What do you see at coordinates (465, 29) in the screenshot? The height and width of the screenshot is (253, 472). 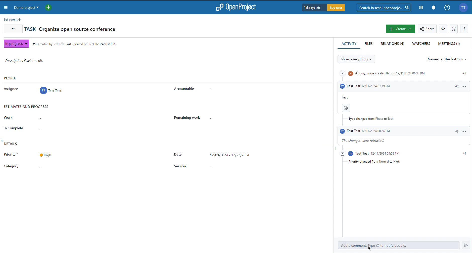 I see `Options` at bounding box center [465, 29].